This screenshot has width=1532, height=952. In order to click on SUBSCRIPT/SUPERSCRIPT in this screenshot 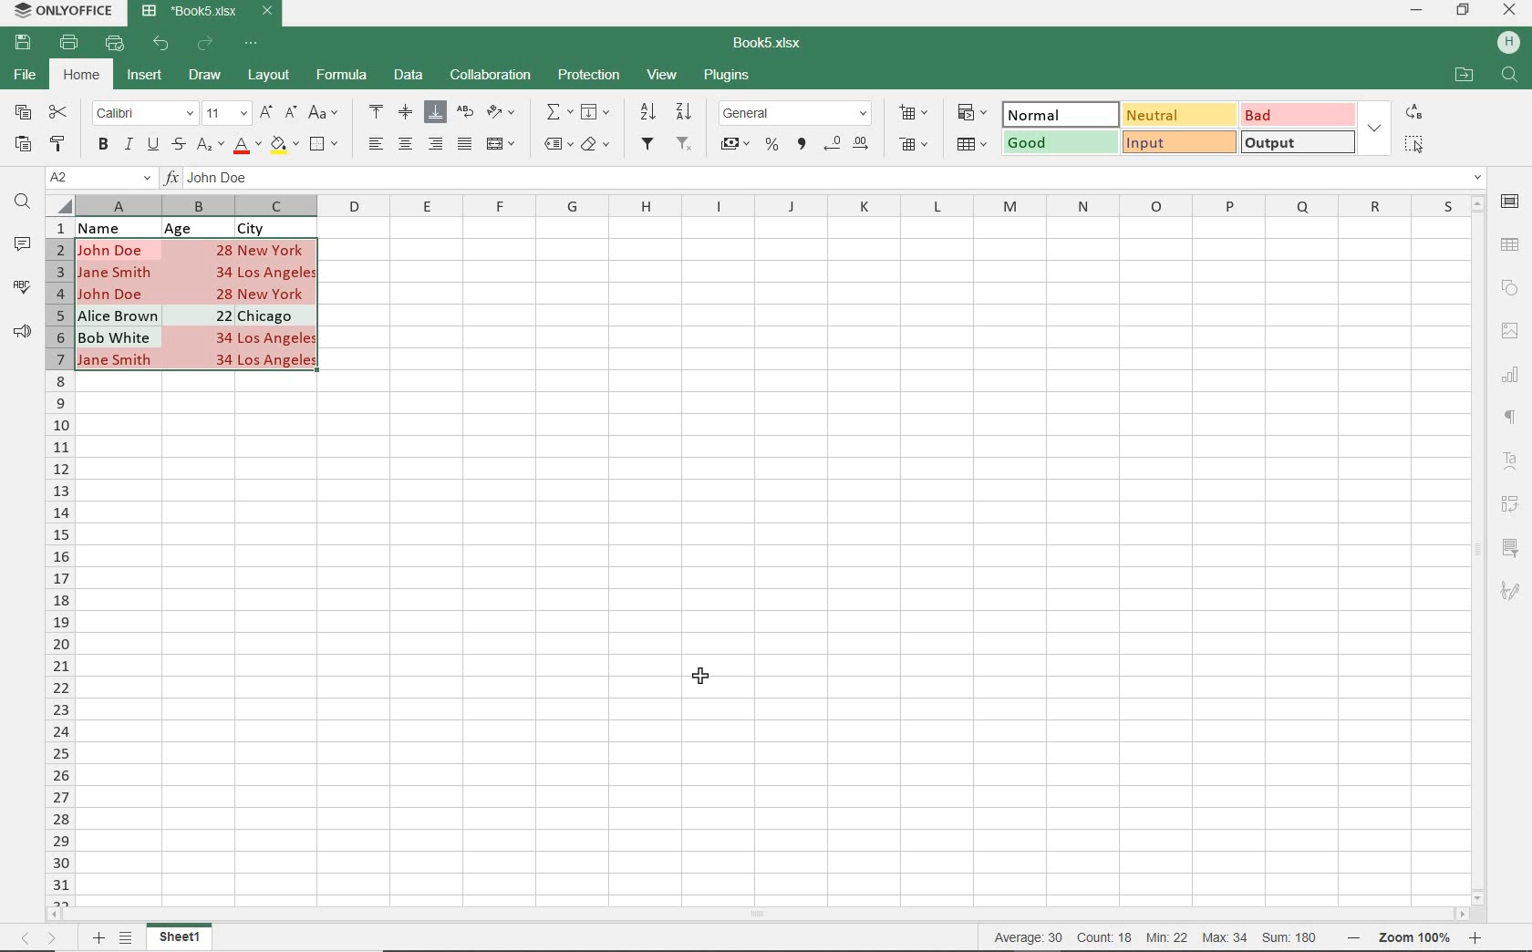, I will do `click(209, 144)`.